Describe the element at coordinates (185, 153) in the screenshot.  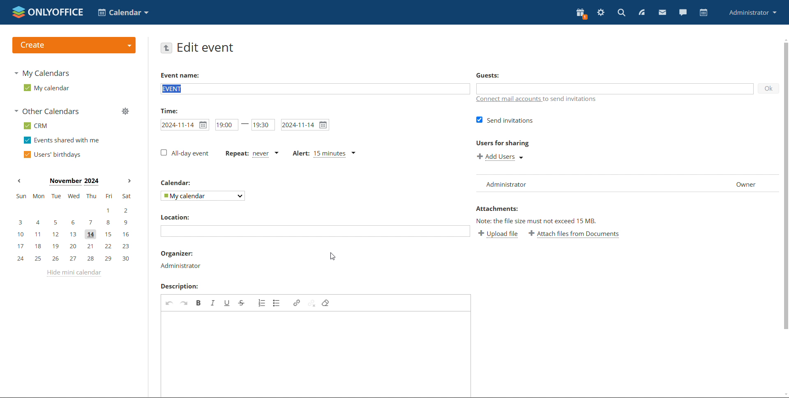
I see `all-day event checkbox` at that location.